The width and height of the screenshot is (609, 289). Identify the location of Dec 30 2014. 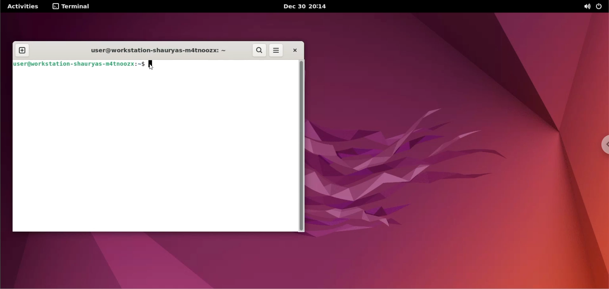
(307, 6).